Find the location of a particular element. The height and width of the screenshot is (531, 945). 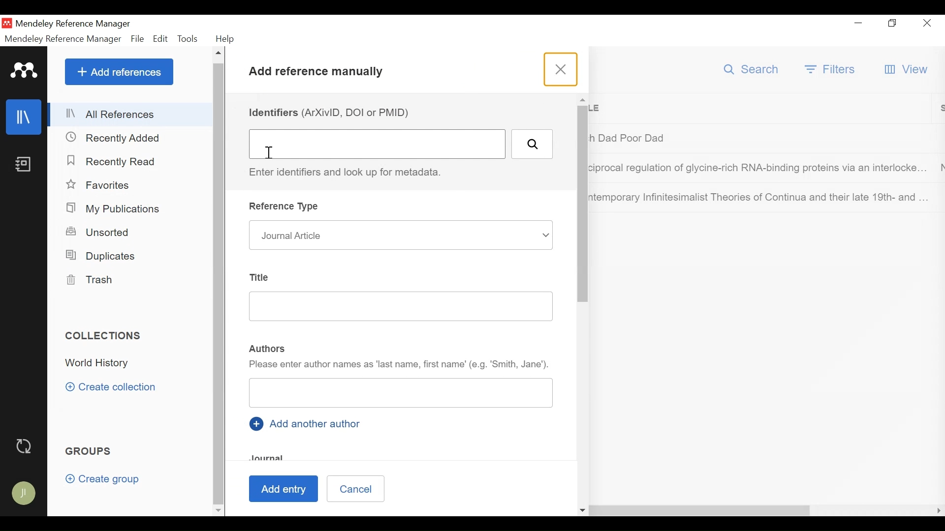

Regulation of lysine rich RNA binding proteins via an interlocke is located at coordinates (760, 170).